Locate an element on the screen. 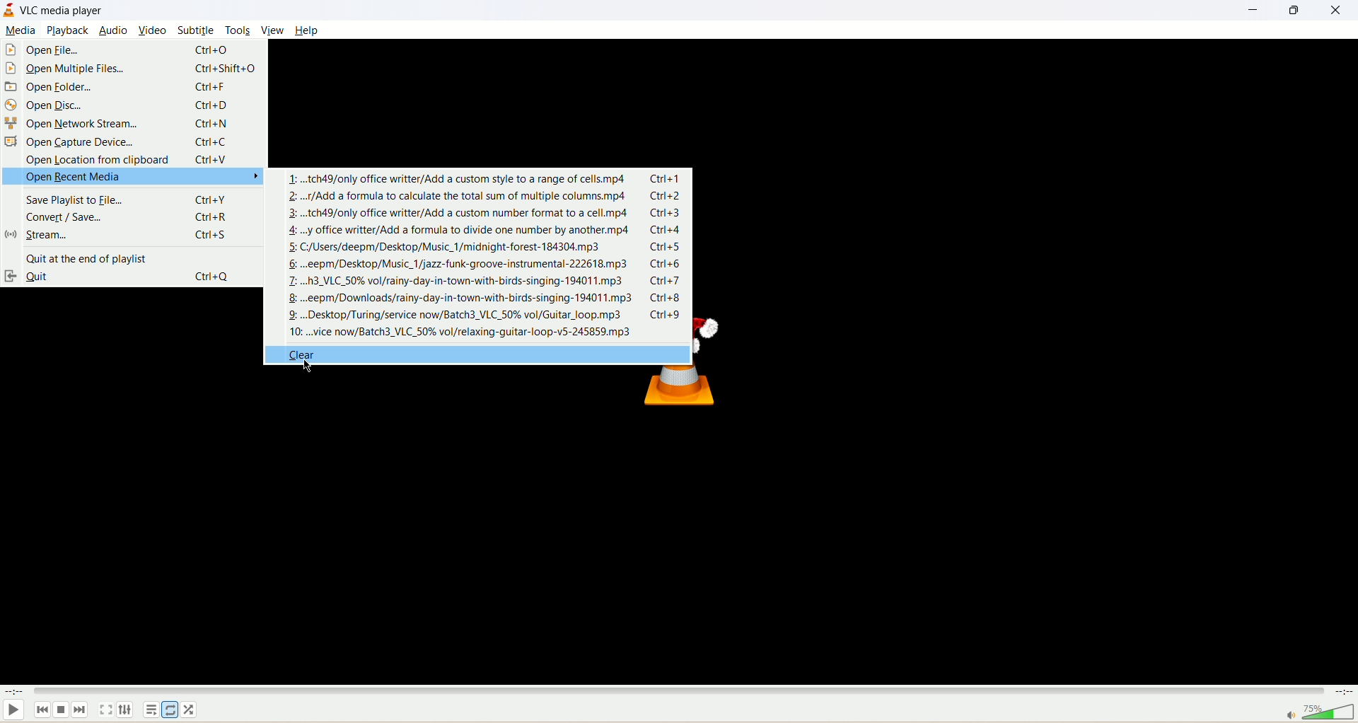 The image size is (1358, 723). ctrl+2 is located at coordinates (669, 197).